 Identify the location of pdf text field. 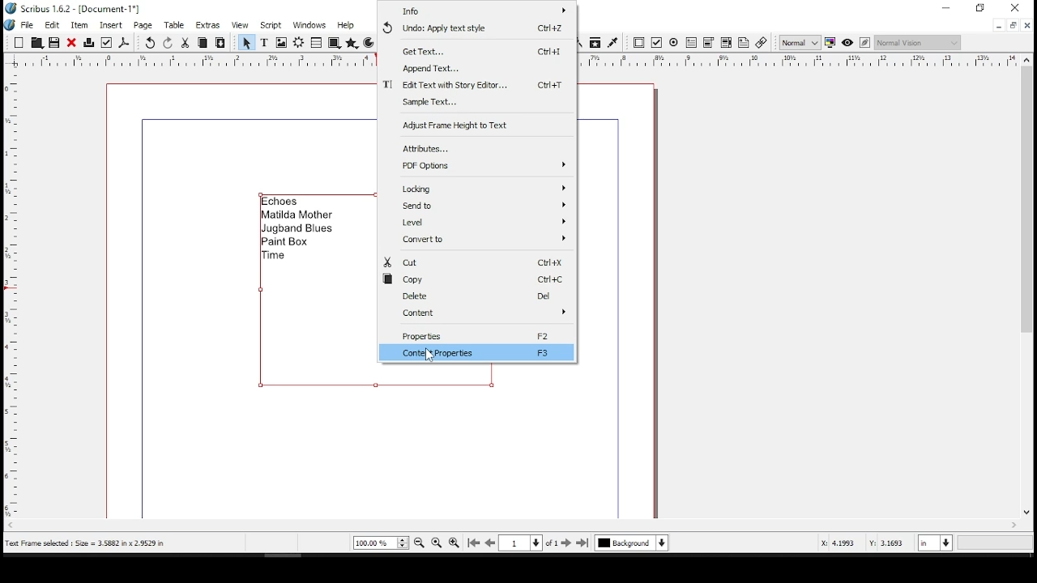
(691, 43).